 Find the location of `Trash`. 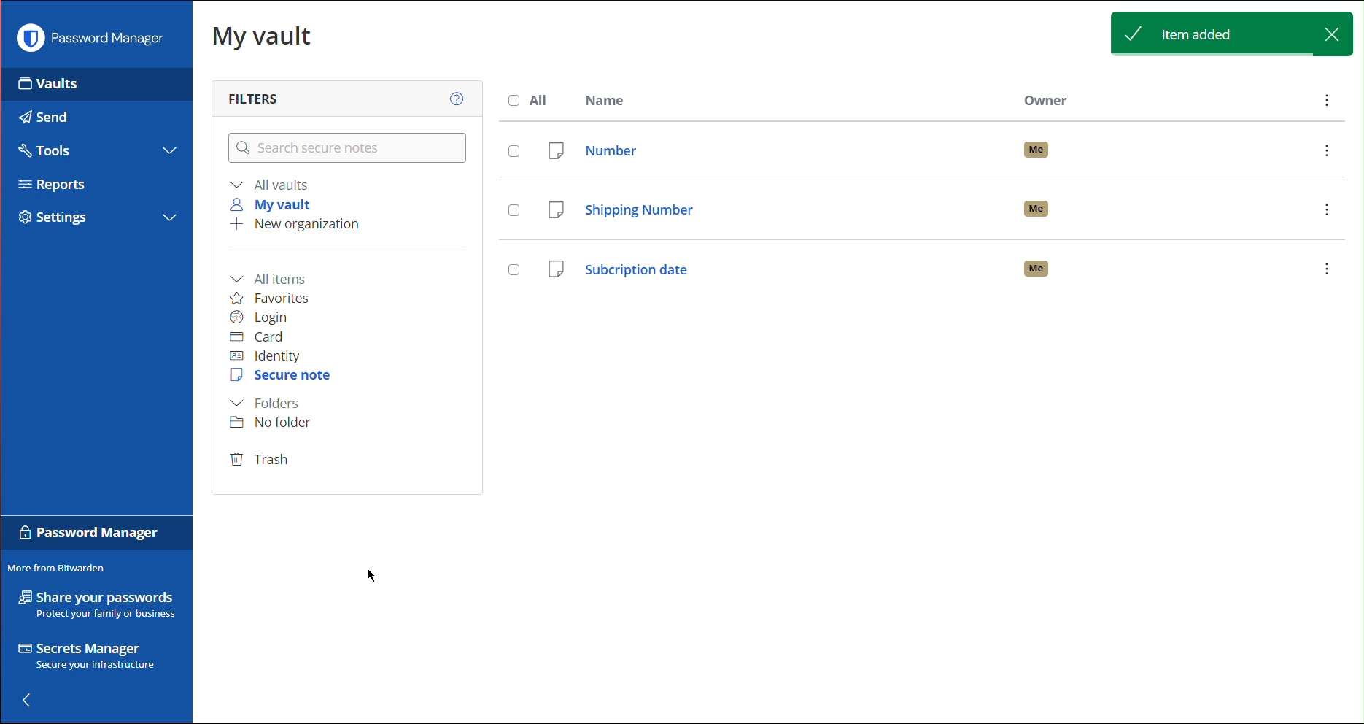

Trash is located at coordinates (262, 461).